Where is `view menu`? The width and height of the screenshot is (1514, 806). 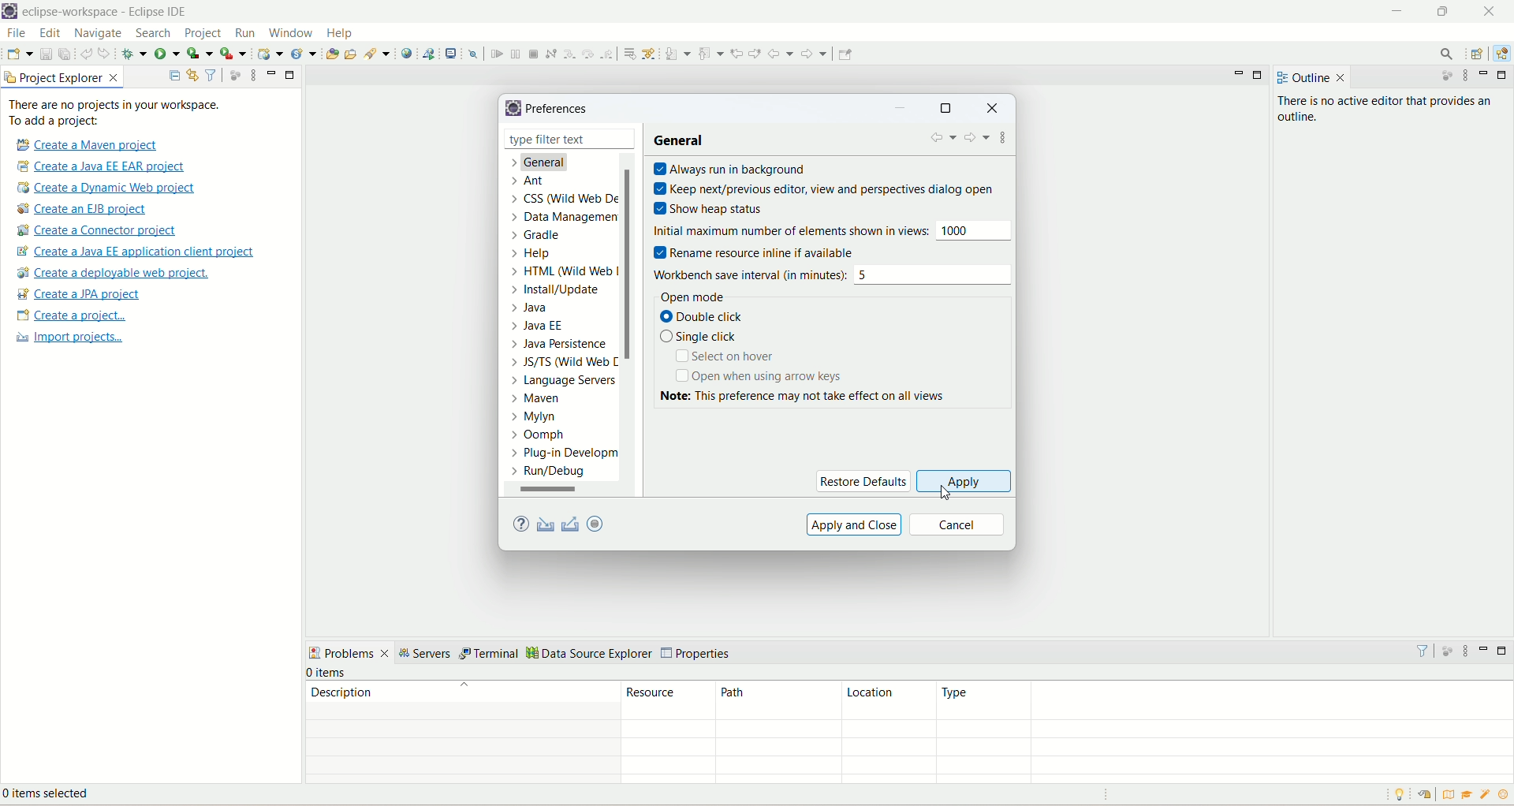 view menu is located at coordinates (1467, 77).